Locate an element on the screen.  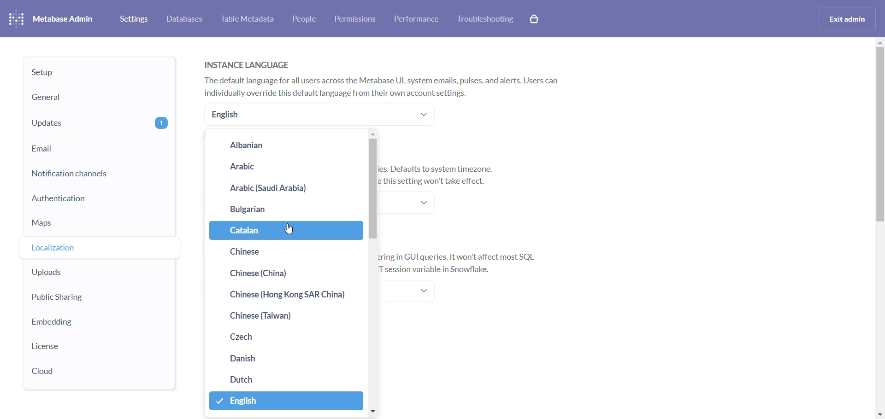
scrollbar is located at coordinates (374, 190).